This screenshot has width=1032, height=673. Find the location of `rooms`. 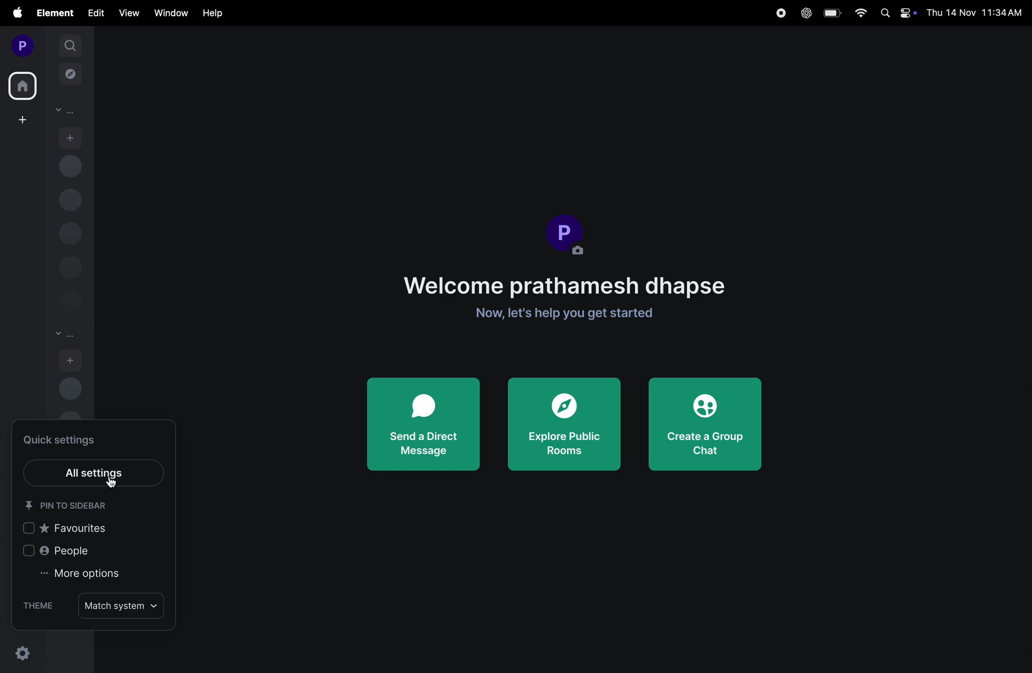

rooms is located at coordinates (65, 335).